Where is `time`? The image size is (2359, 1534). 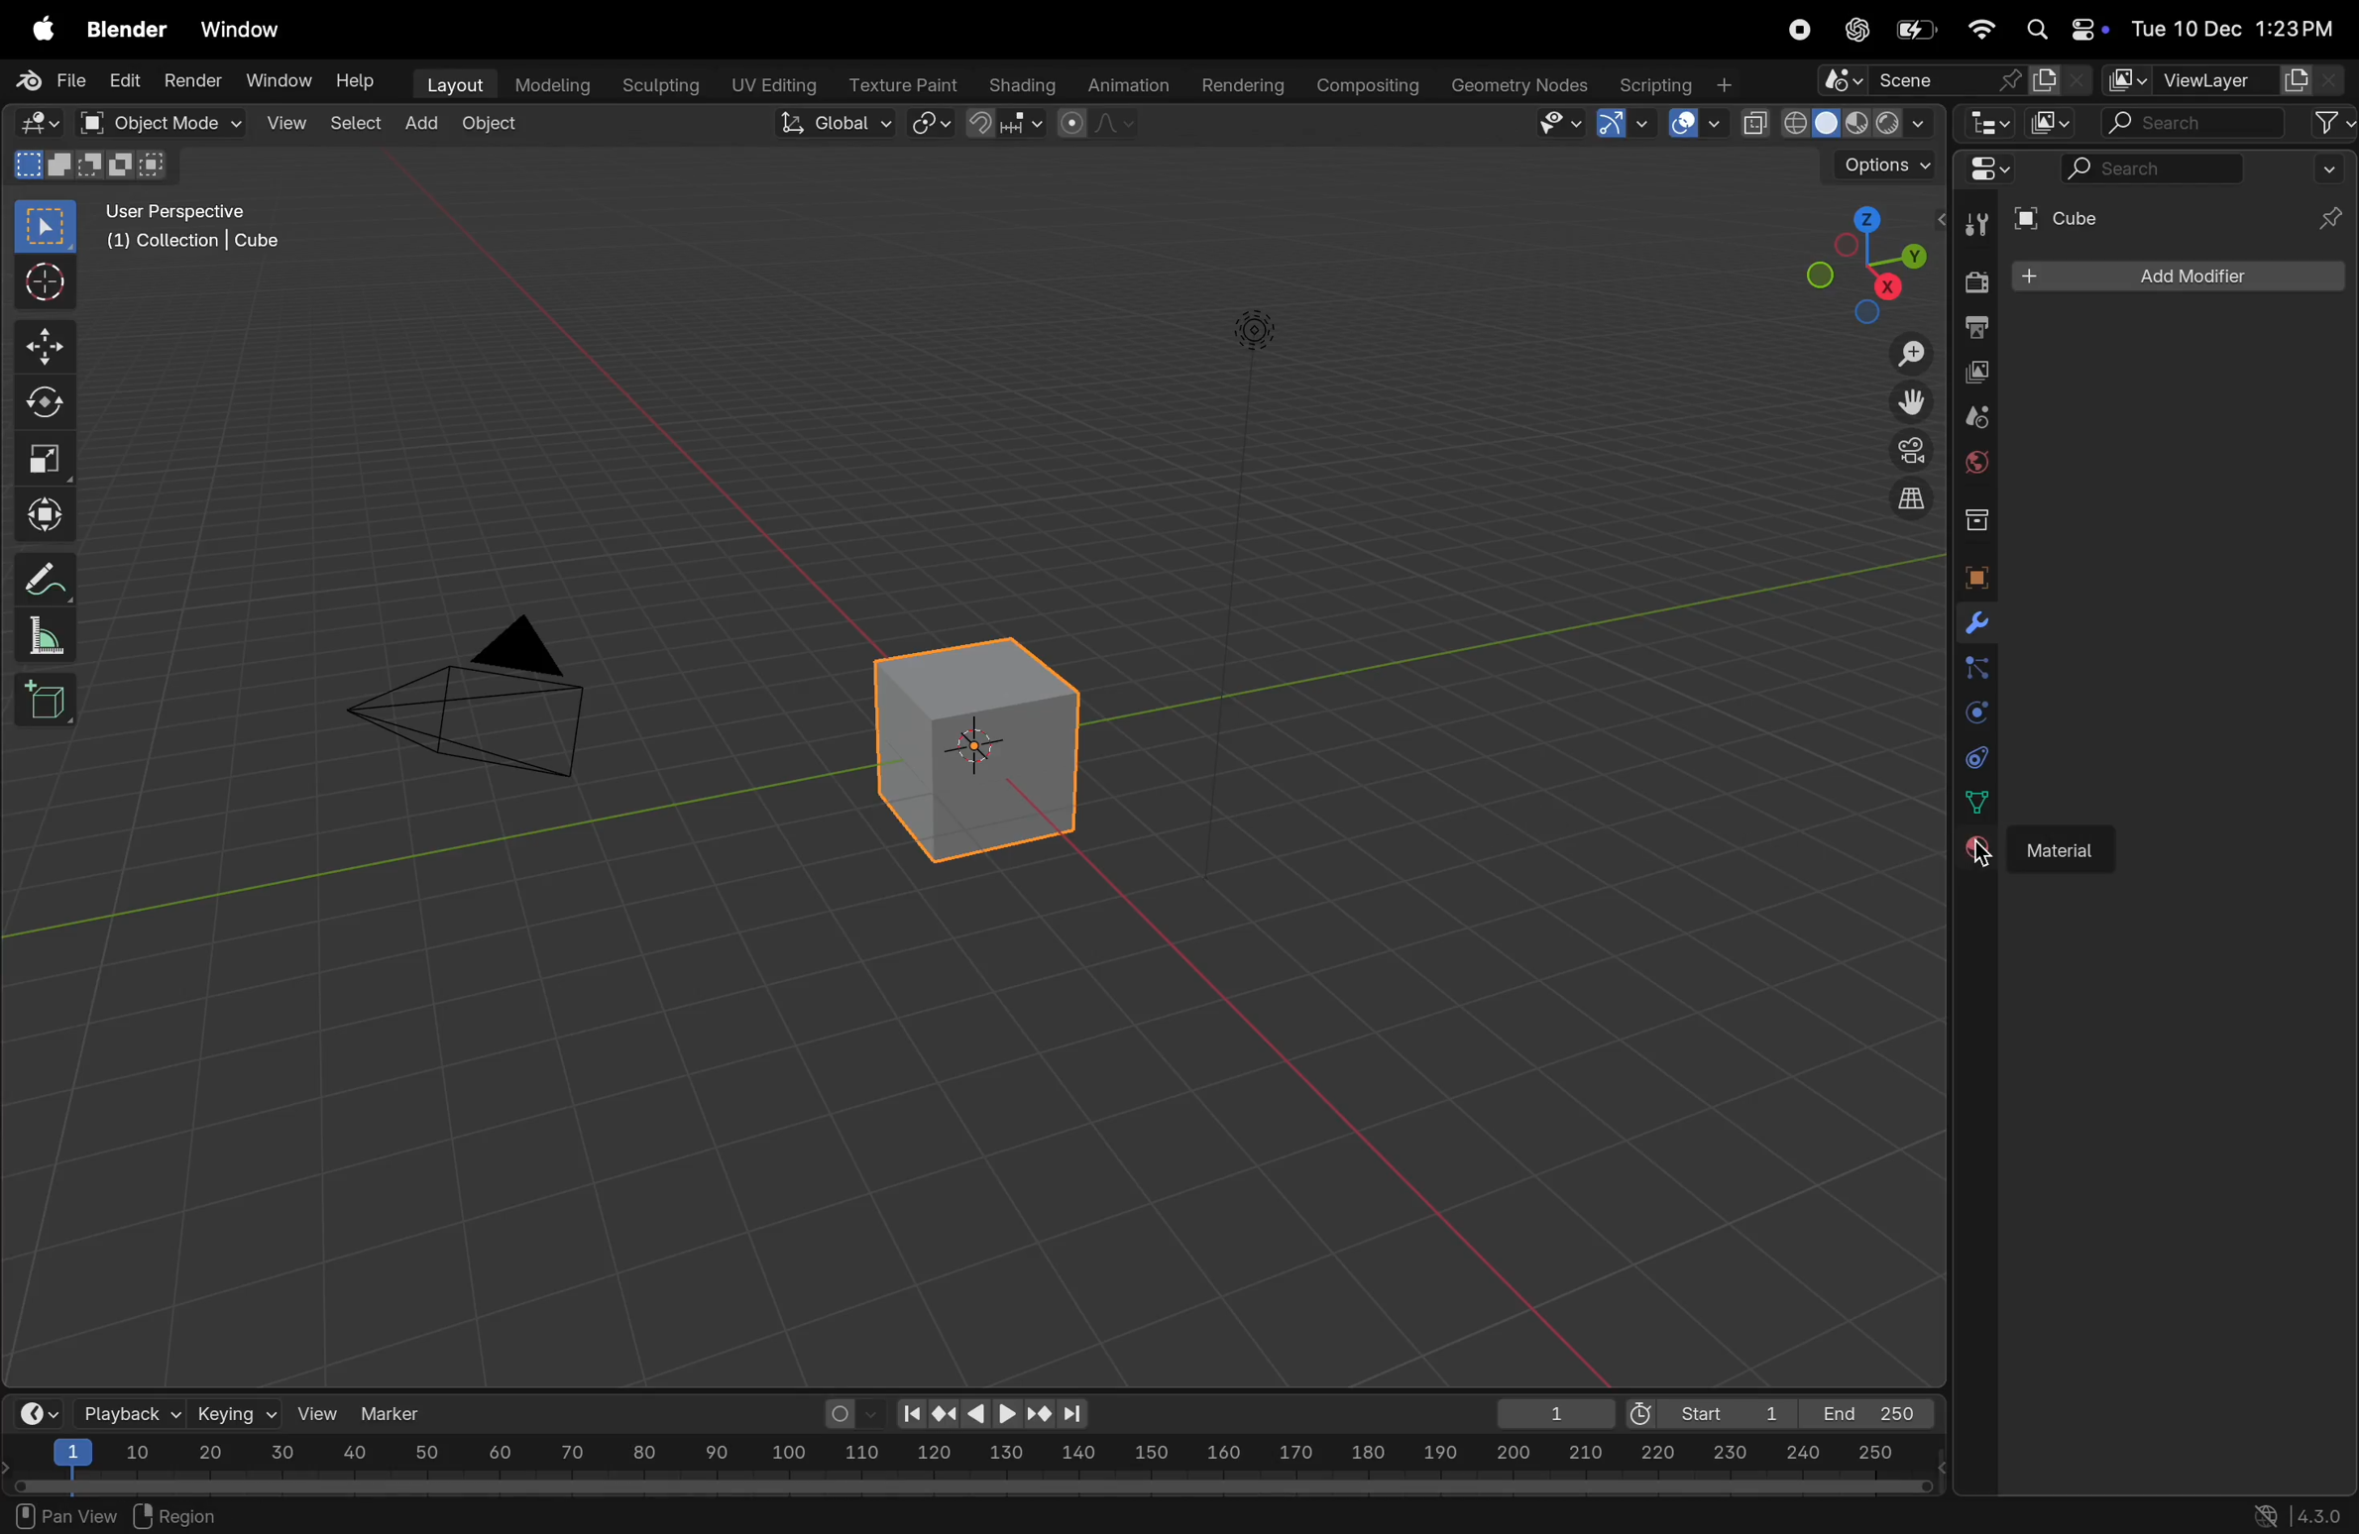
time is located at coordinates (35, 1412).